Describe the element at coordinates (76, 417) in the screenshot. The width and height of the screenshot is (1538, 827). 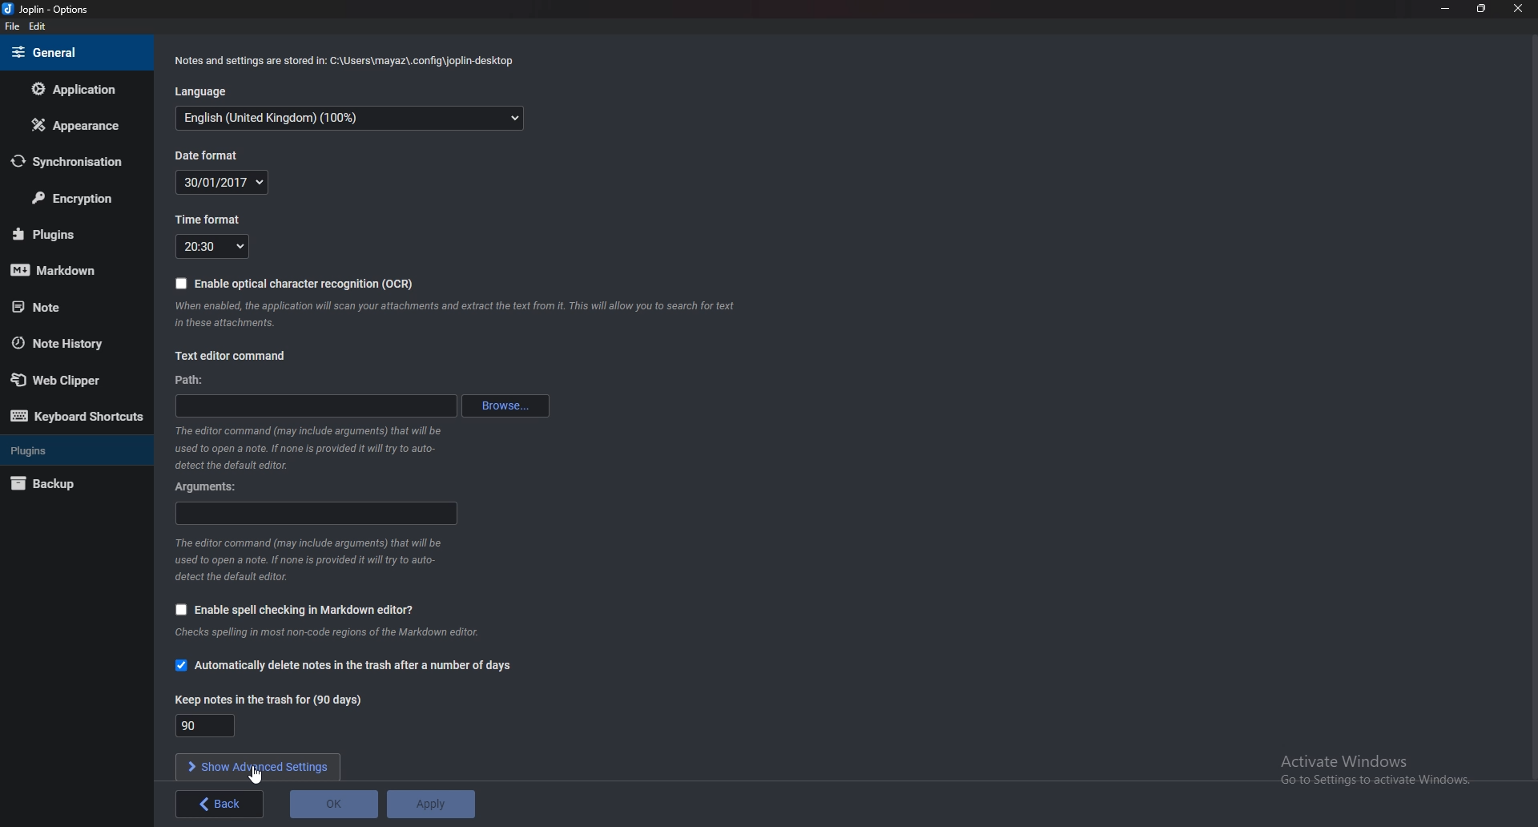
I see `Keyboard shortcuts` at that location.